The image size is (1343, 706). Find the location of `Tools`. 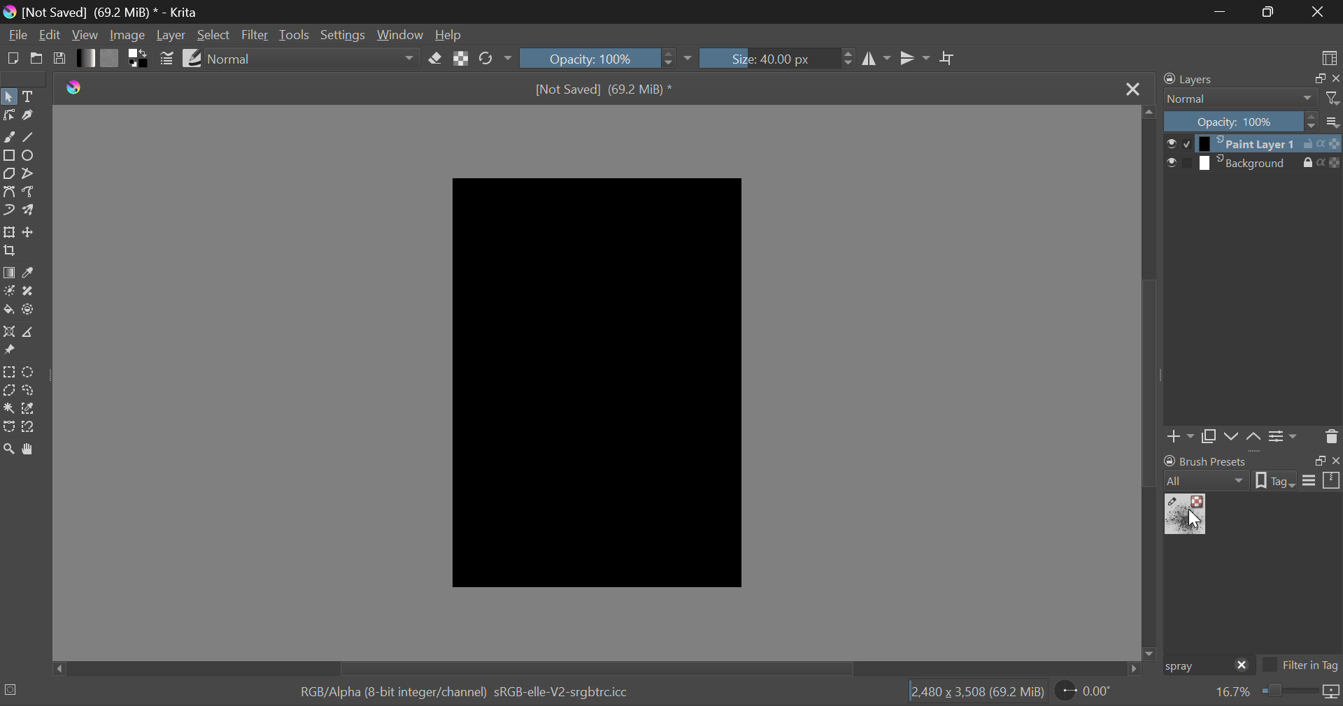

Tools is located at coordinates (297, 34).